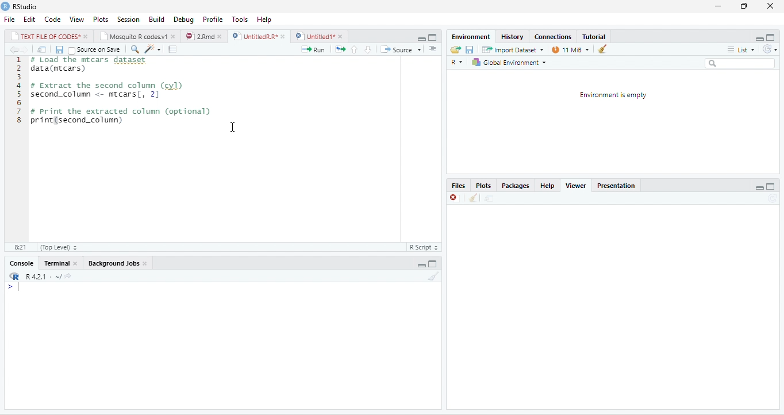 The height and width of the screenshot is (415, 784). Describe the element at coordinates (58, 49) in the screenshot. I see `save` at that location.